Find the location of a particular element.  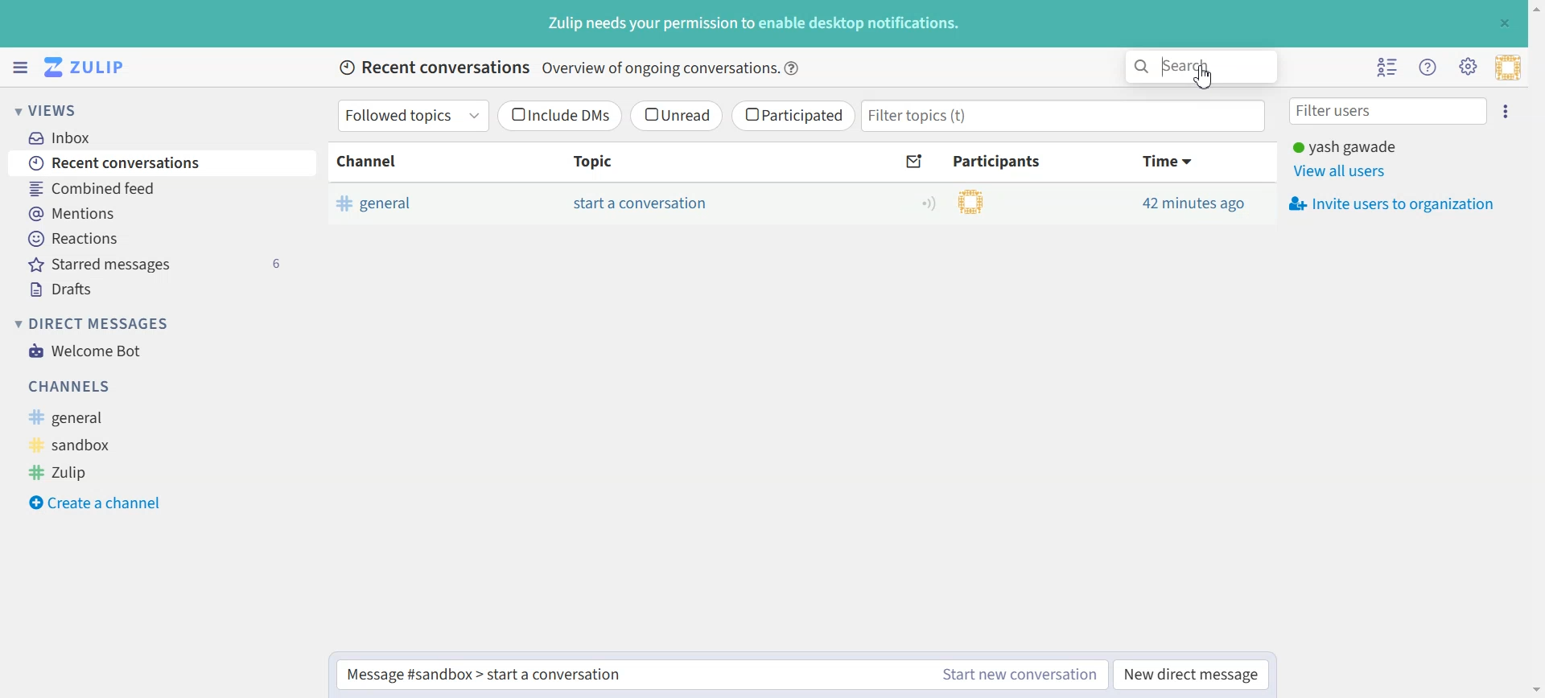

Cursor is located at coordinates (1203, 76).